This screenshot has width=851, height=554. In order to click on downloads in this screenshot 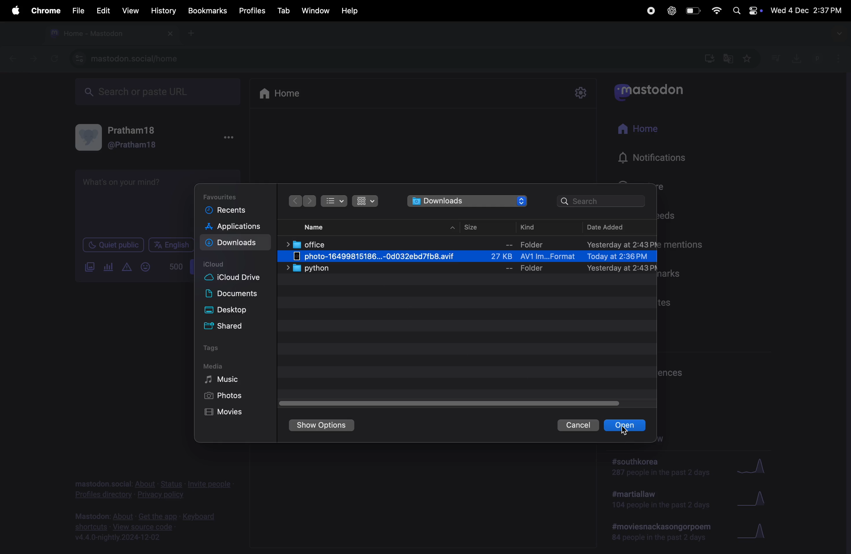, I will do `click(234, 243)`.